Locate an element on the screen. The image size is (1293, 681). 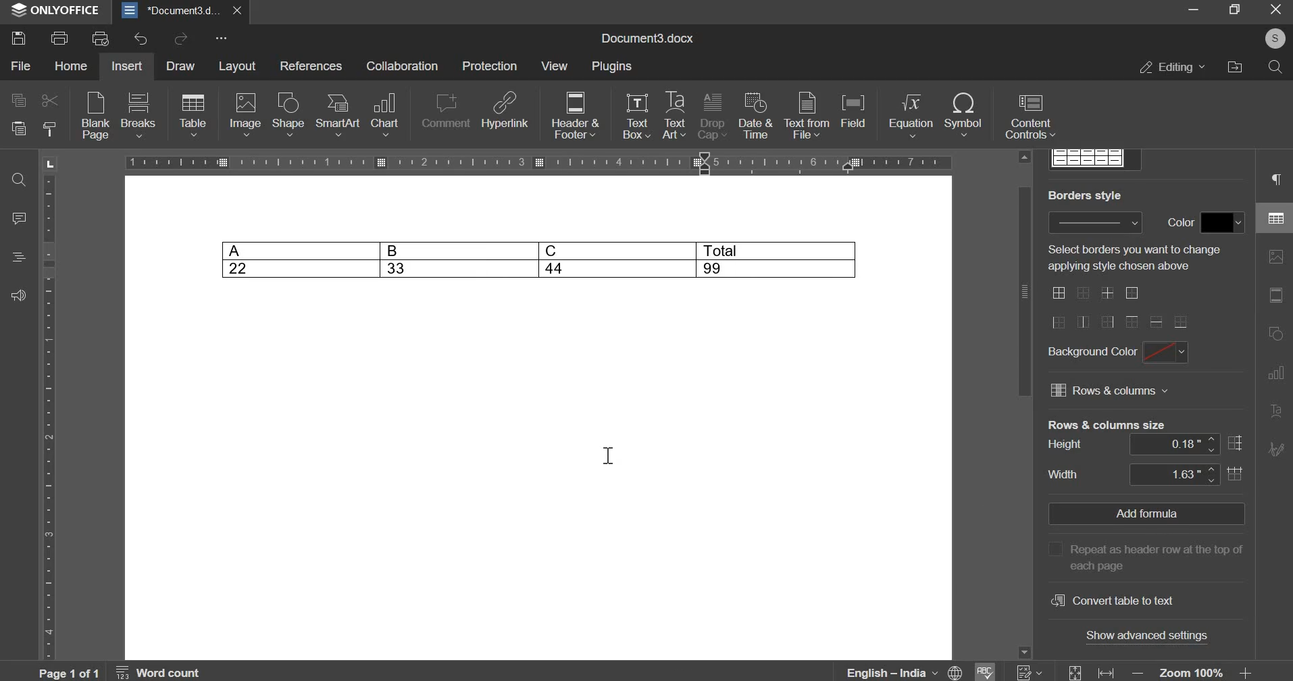
border color is located at coordinates (1222, 223).